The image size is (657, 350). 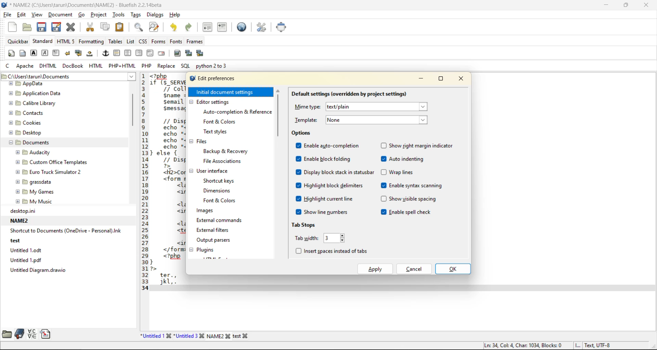 I want to click on display block stack in status bar, so click(x=334, y=172).